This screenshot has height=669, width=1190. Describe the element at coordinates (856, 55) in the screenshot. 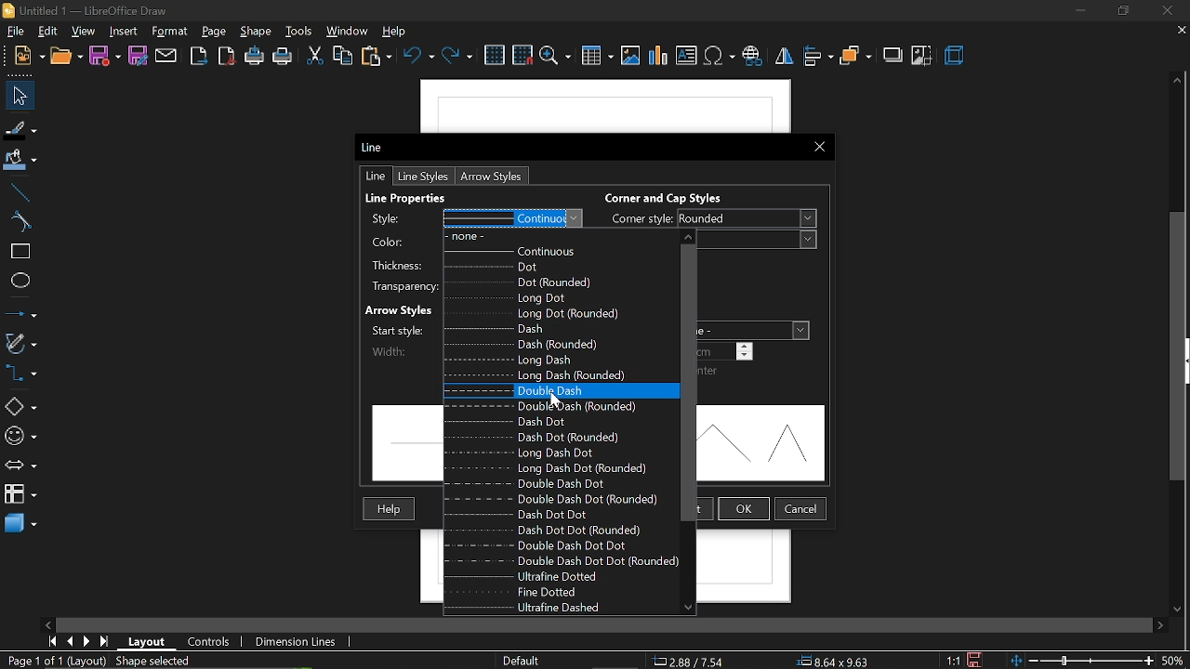

I see `arrange` at that location.